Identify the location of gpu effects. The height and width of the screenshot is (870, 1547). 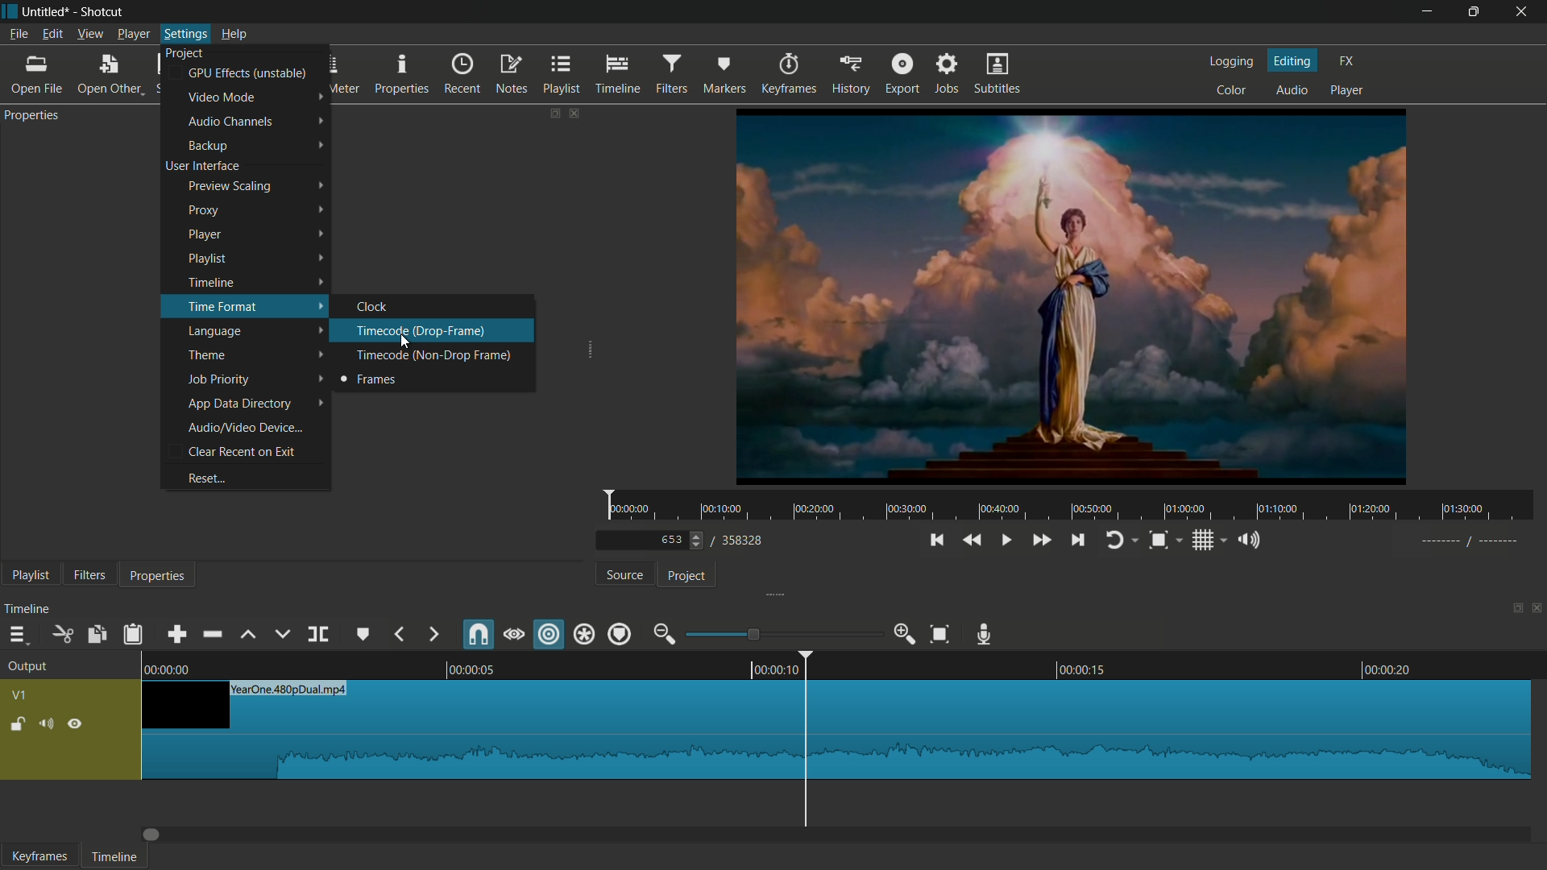
(247, 73).